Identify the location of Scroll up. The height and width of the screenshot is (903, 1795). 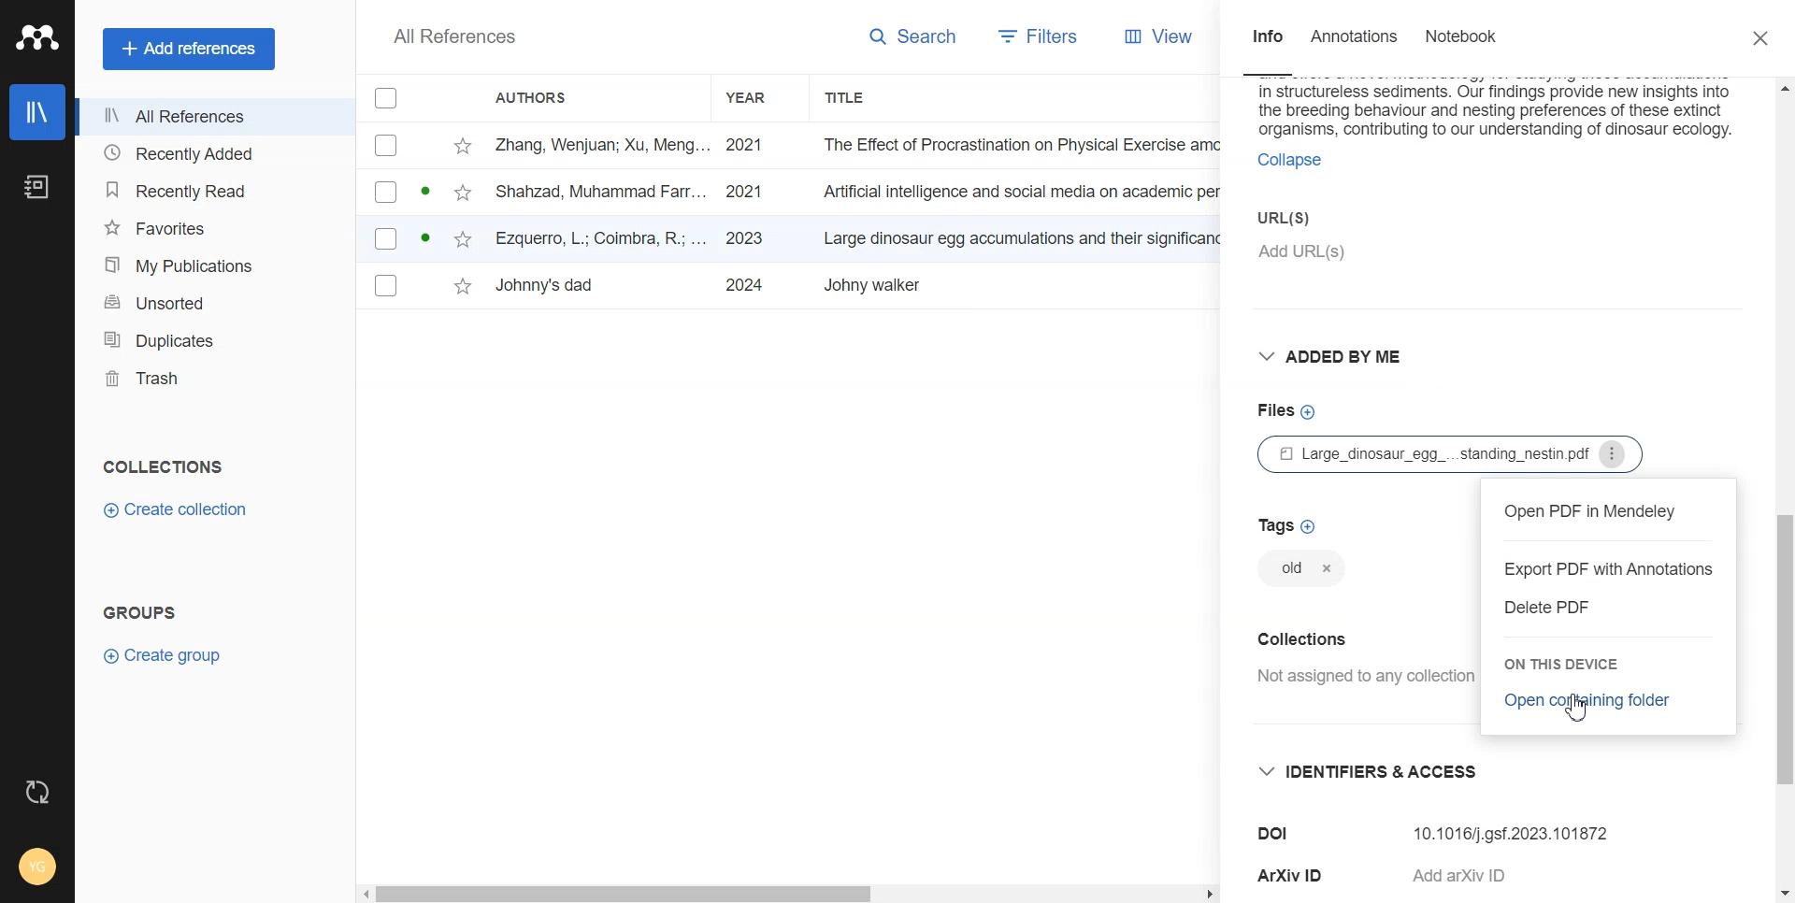
(1781, 87).